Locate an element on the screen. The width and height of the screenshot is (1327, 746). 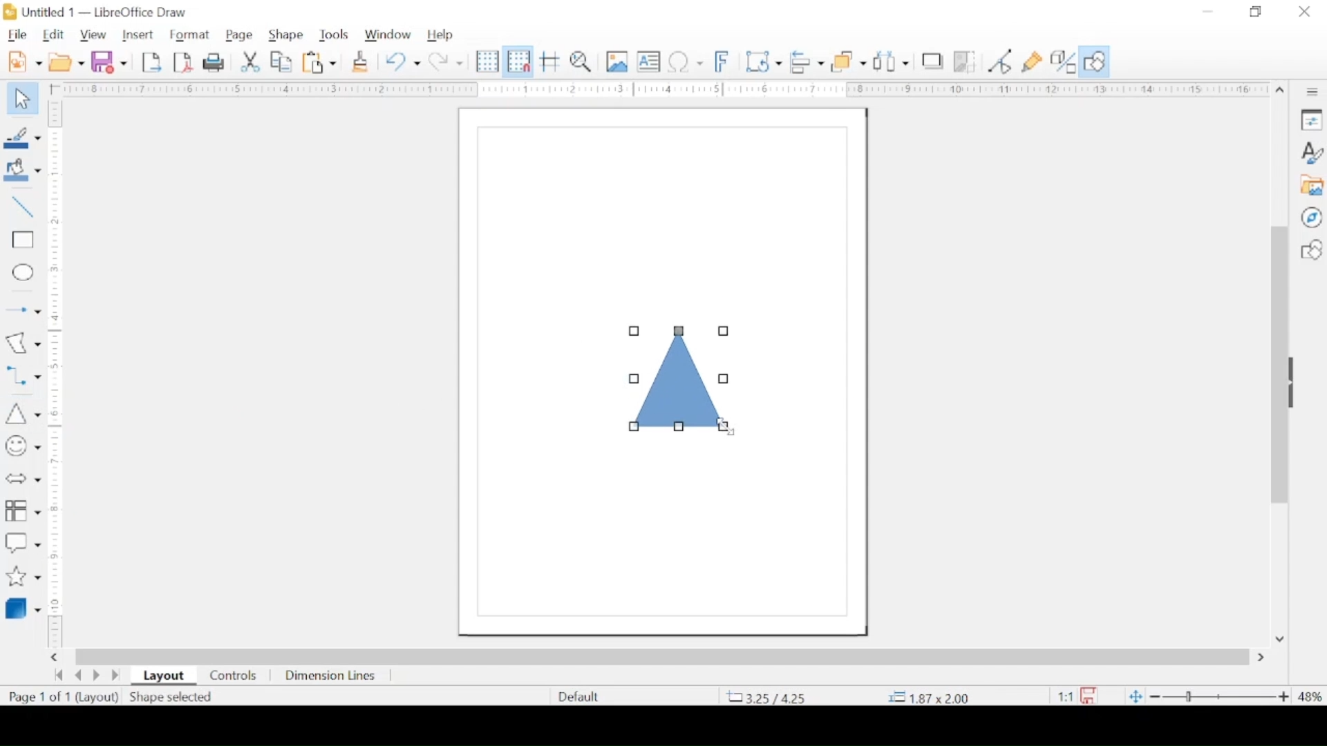
navigator is located at coordinates (1312, 218).